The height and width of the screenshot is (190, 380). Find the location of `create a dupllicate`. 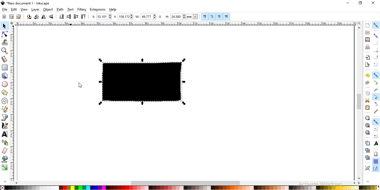

create a dupllicate is located at coordinates (367, 143).